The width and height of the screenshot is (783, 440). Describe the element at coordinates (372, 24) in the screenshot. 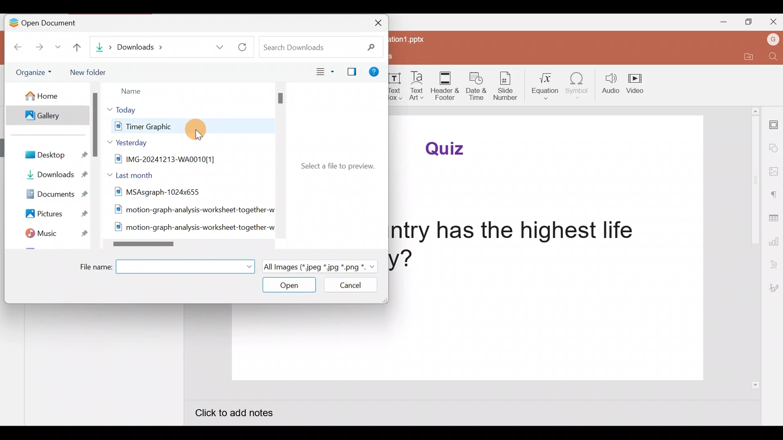

I see `Close document` at that location.